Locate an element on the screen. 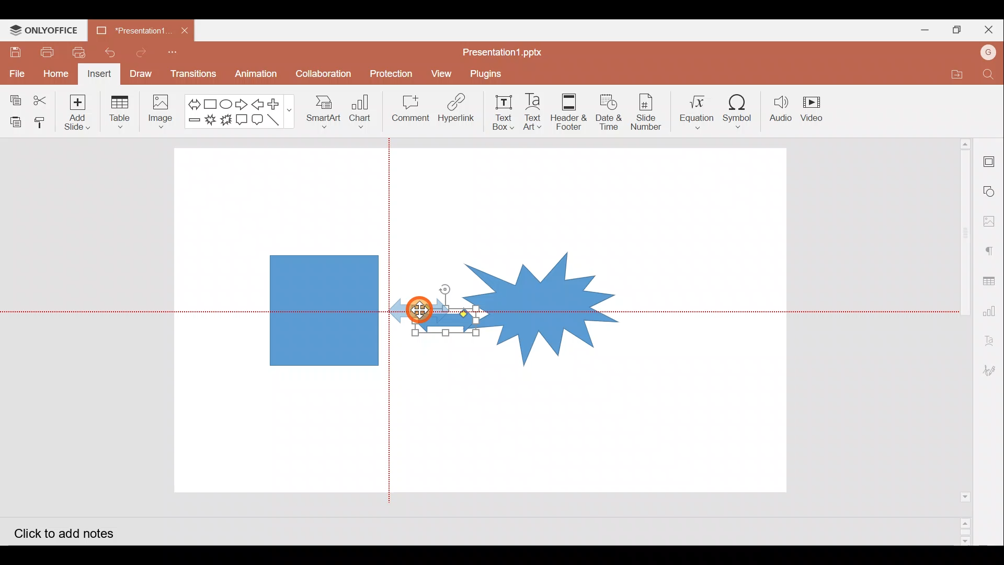 The image size is (1004, 565). Line is located at coordinates (277, 119).